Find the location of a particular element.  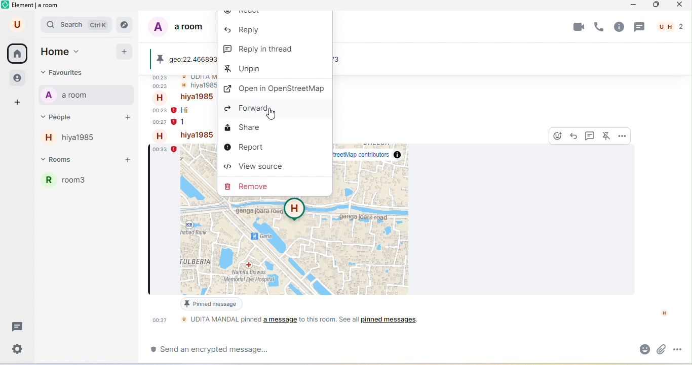

threads is located at coordinates (641, 27).